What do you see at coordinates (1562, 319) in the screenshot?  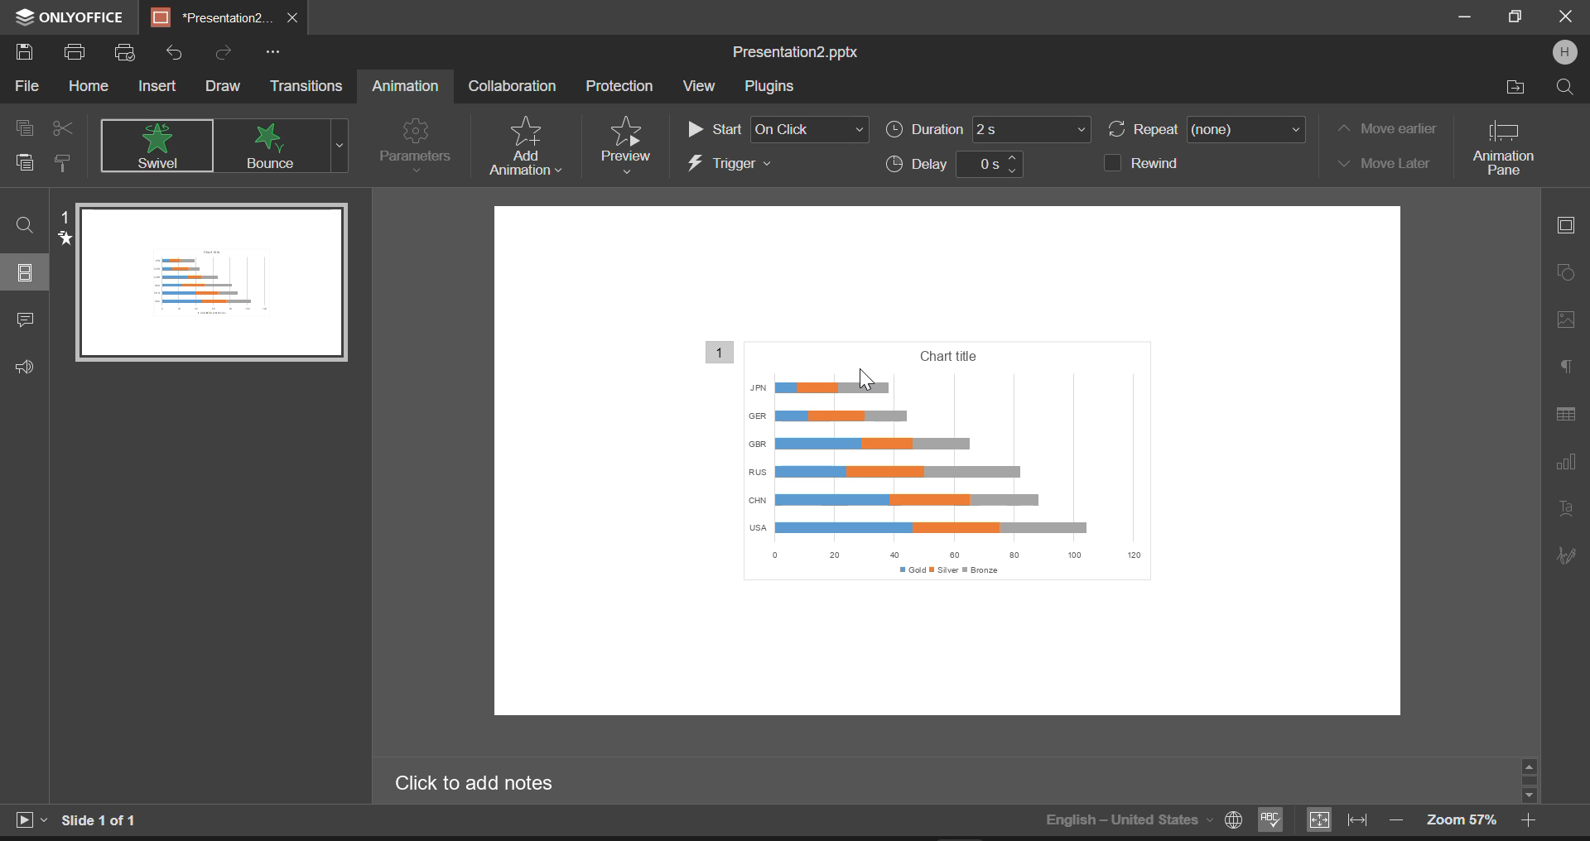 I see `Picture Settings` at bounding box center [1562, 319].